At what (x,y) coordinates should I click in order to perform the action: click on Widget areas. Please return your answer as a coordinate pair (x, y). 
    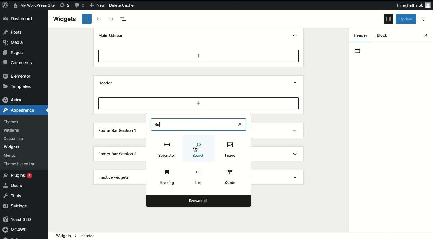
    Looking at the image, I should click on (358, 37).